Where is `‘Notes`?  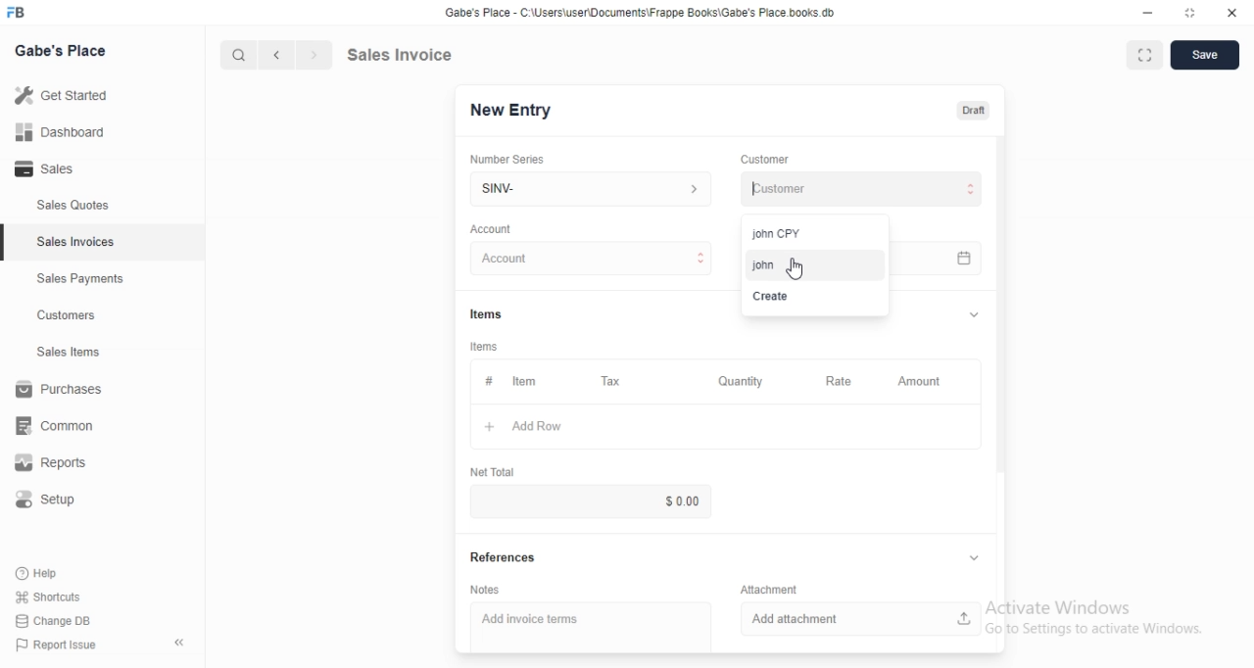 ‘Notes is located at coordinates (484, 591).